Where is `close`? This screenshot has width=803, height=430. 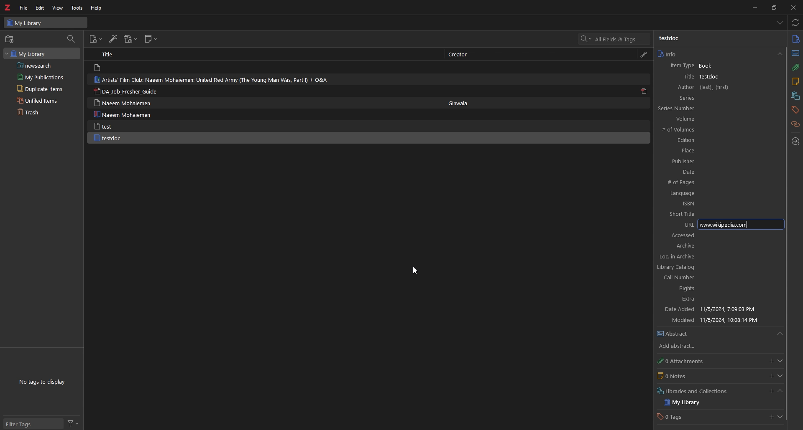 close is located at coordinates (793, 7).